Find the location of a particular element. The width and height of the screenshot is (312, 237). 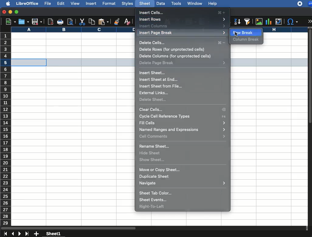

print preview is located at coordinates (71, 22).